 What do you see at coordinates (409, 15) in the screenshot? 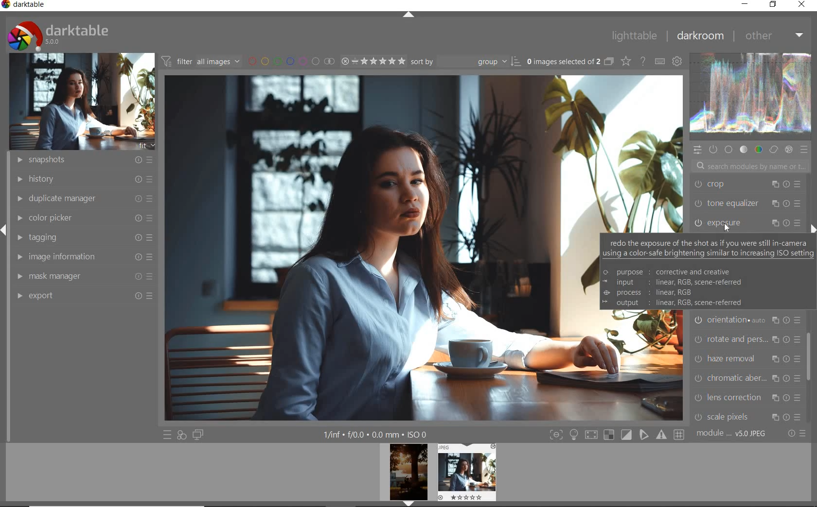
I see `EXPAND/COLLAPSE` at bounding box center [409, 15].